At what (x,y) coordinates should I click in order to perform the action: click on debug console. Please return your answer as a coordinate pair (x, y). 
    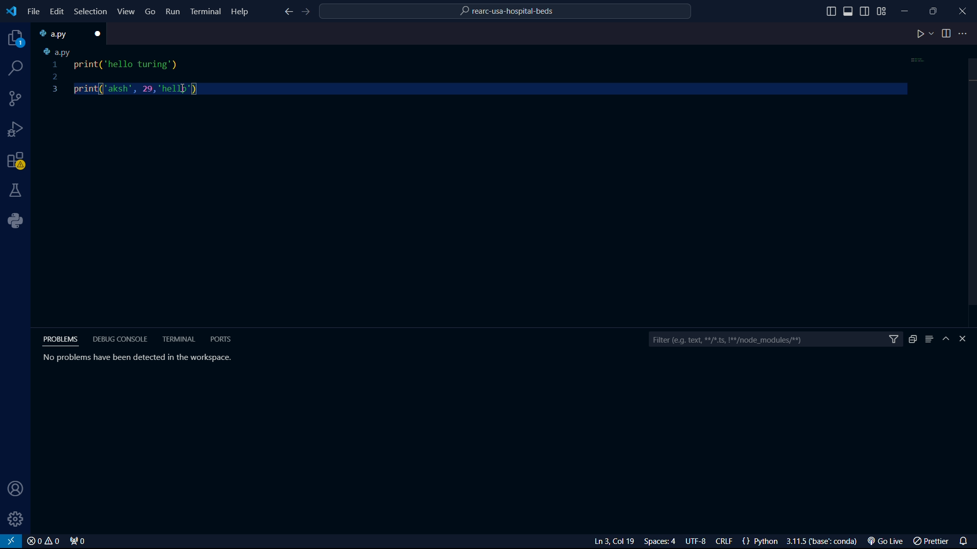
    Looking at the image, I should click on (120, 339).